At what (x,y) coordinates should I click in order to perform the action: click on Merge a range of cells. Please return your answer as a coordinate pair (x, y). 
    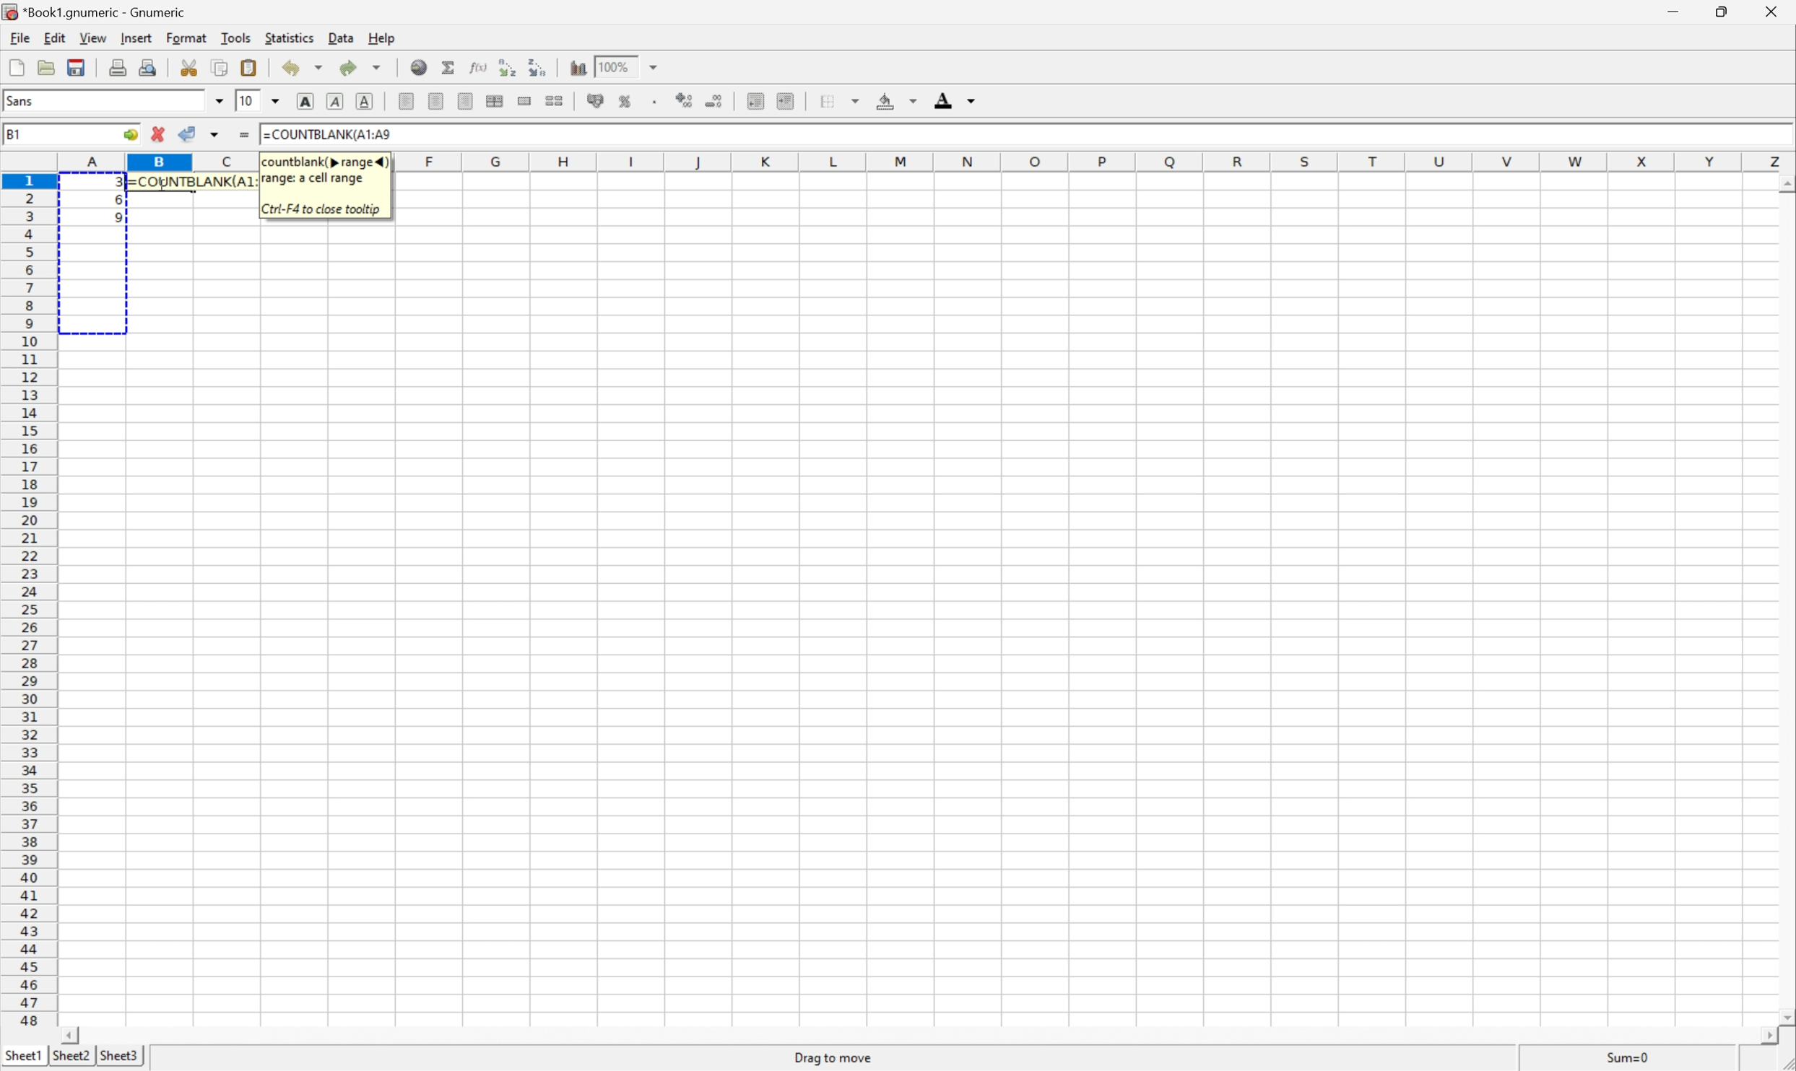
    Looking at the image, I should click on (524, 101).